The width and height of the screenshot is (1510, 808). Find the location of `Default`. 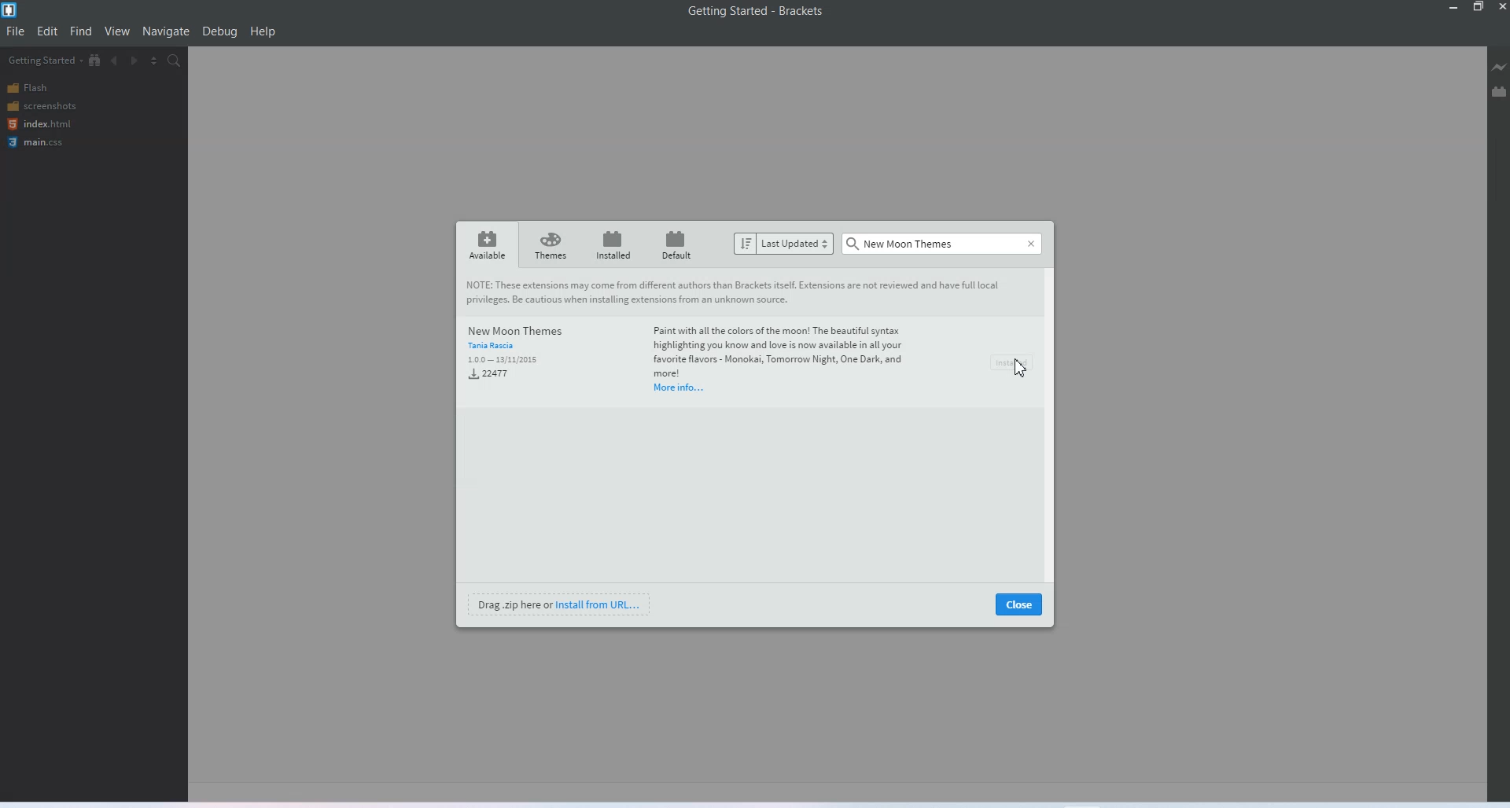

Default is located at coordinates (676, 244).